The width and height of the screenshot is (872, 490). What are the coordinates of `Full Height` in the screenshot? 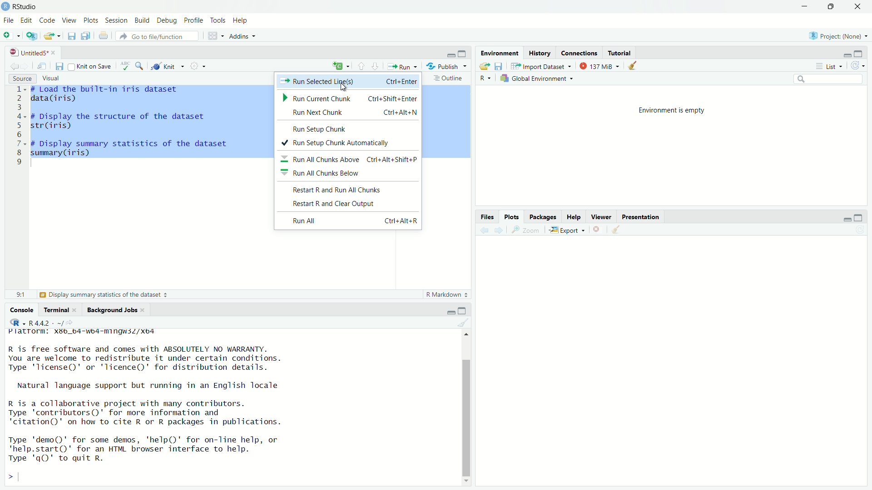 It's located at (859, 217).